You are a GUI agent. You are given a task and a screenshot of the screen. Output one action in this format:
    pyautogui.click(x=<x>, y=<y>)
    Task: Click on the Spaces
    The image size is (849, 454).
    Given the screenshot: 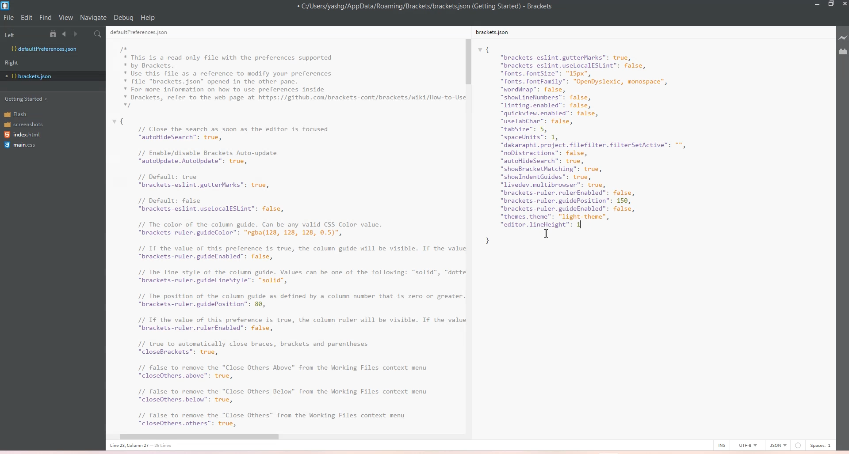 What is the action you would take?
    pyautogui.click(x=822, y=445)
    